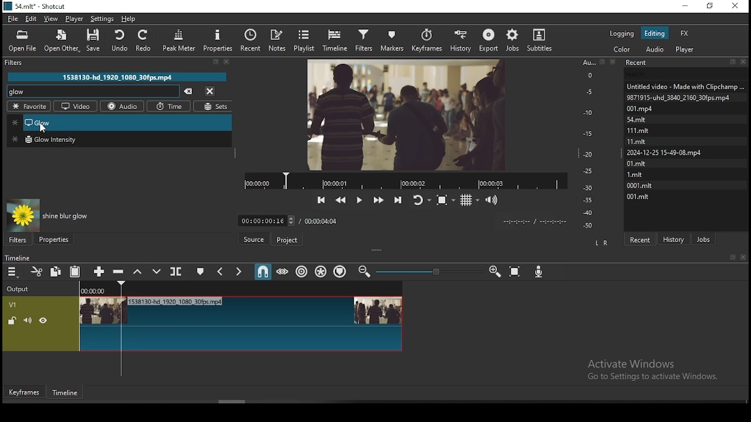  Describe the element at coordinates (542, 39) in the screenshot. I see `subtitles` at that location.